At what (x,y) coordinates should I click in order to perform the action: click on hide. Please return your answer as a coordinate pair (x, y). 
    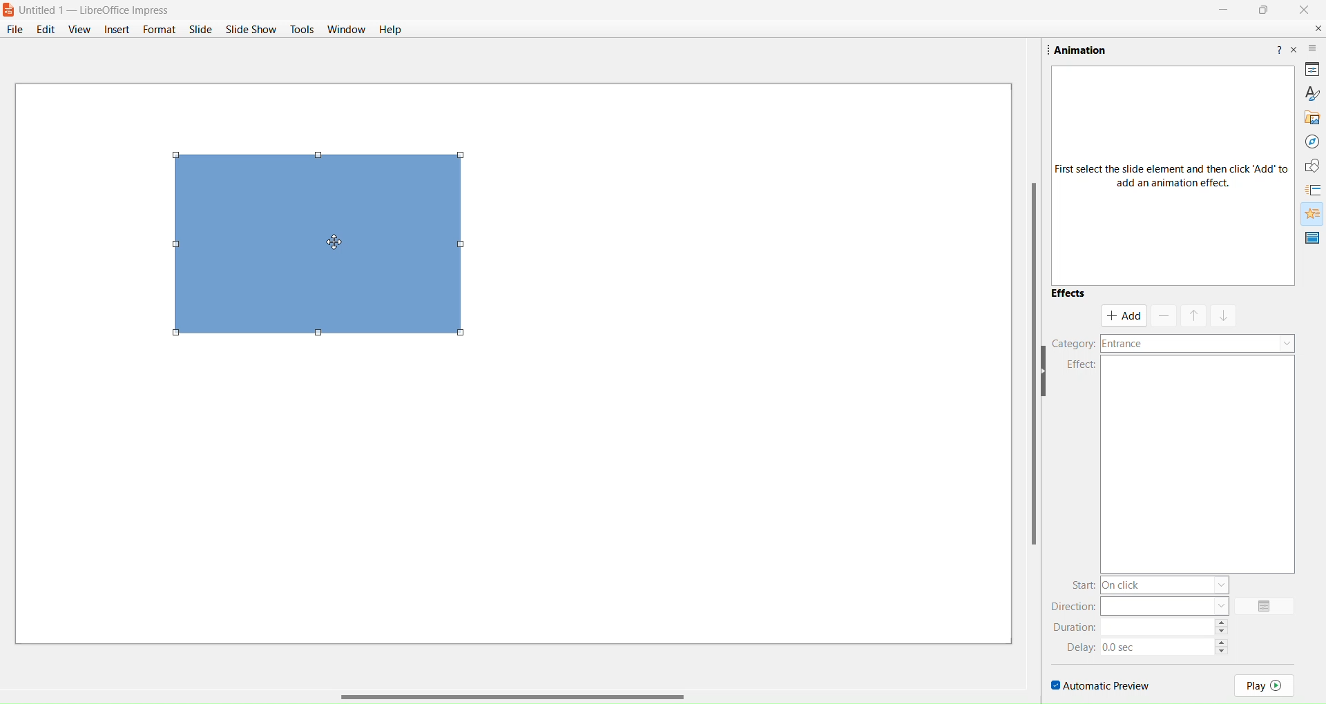
    Looking at the image, I should click on (1050, 373).